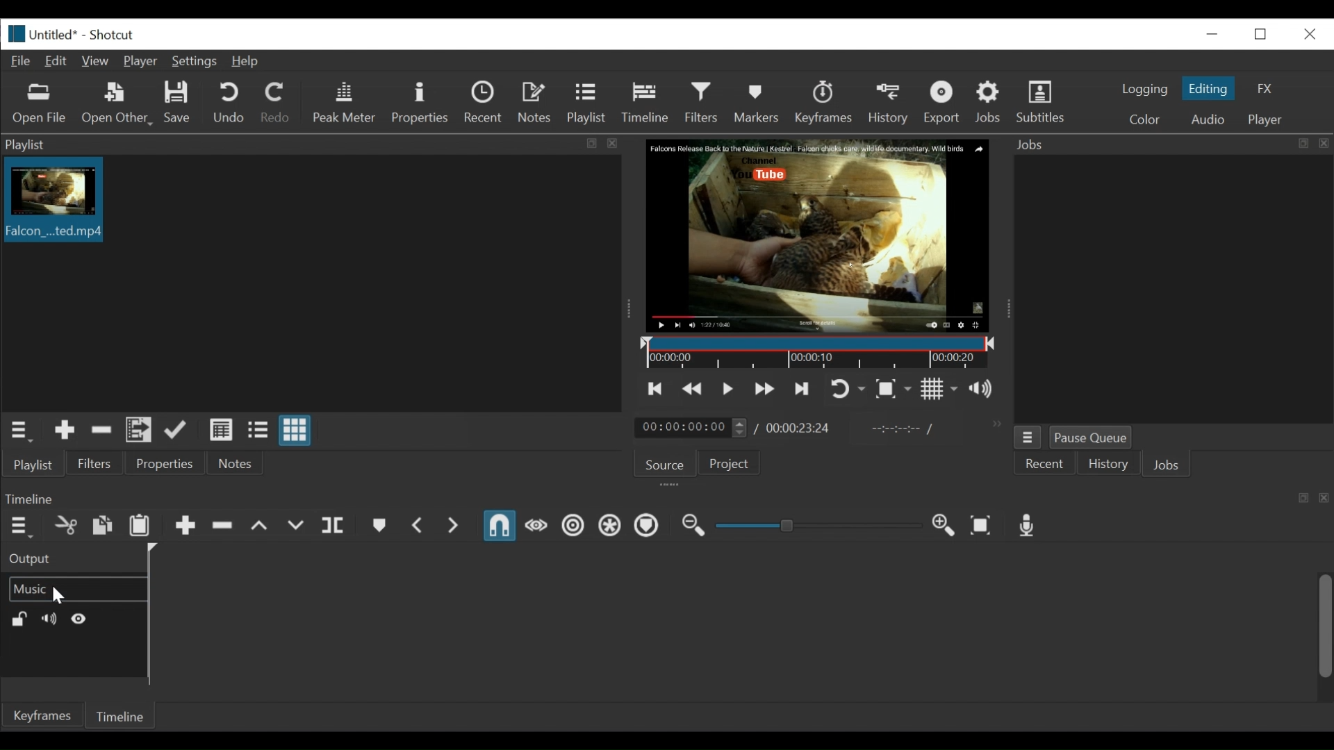 The image size is (1334, 750). I want to click on View as icons, so click(295, 432).